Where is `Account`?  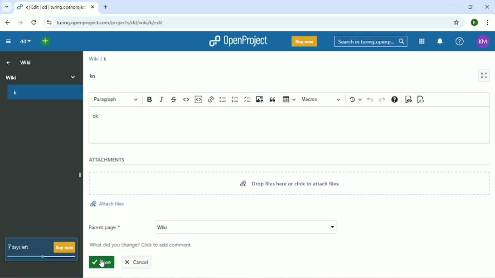
Account is located at coordinates (483, 41).